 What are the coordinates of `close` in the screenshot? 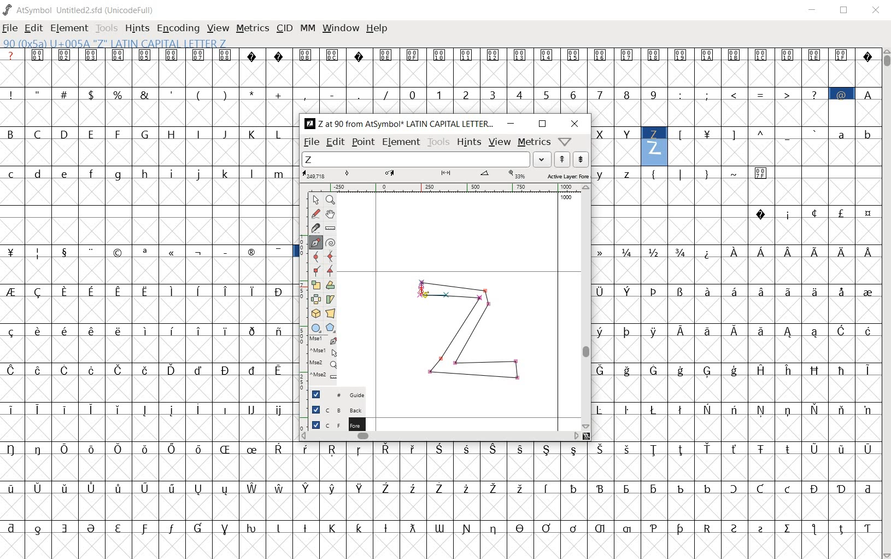 It's located at (876, 9).